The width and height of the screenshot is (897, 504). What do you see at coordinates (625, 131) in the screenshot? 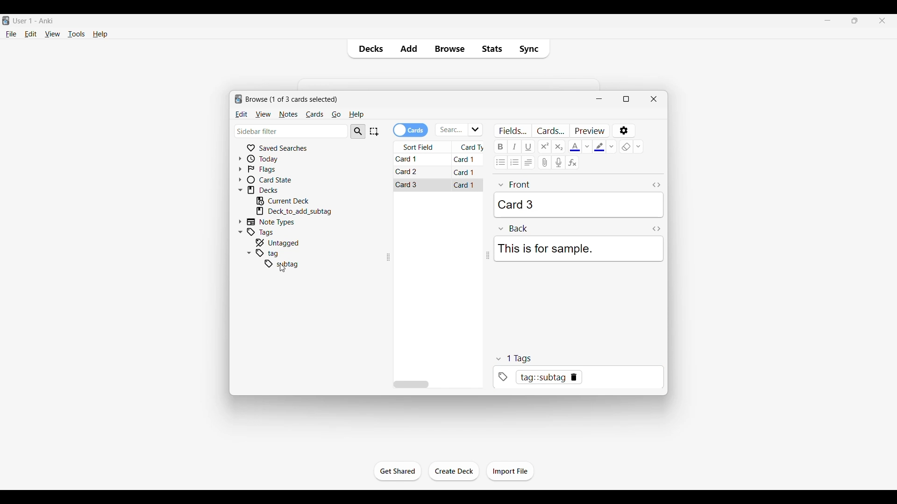
I see `Options` at bounding box center [625, 131].